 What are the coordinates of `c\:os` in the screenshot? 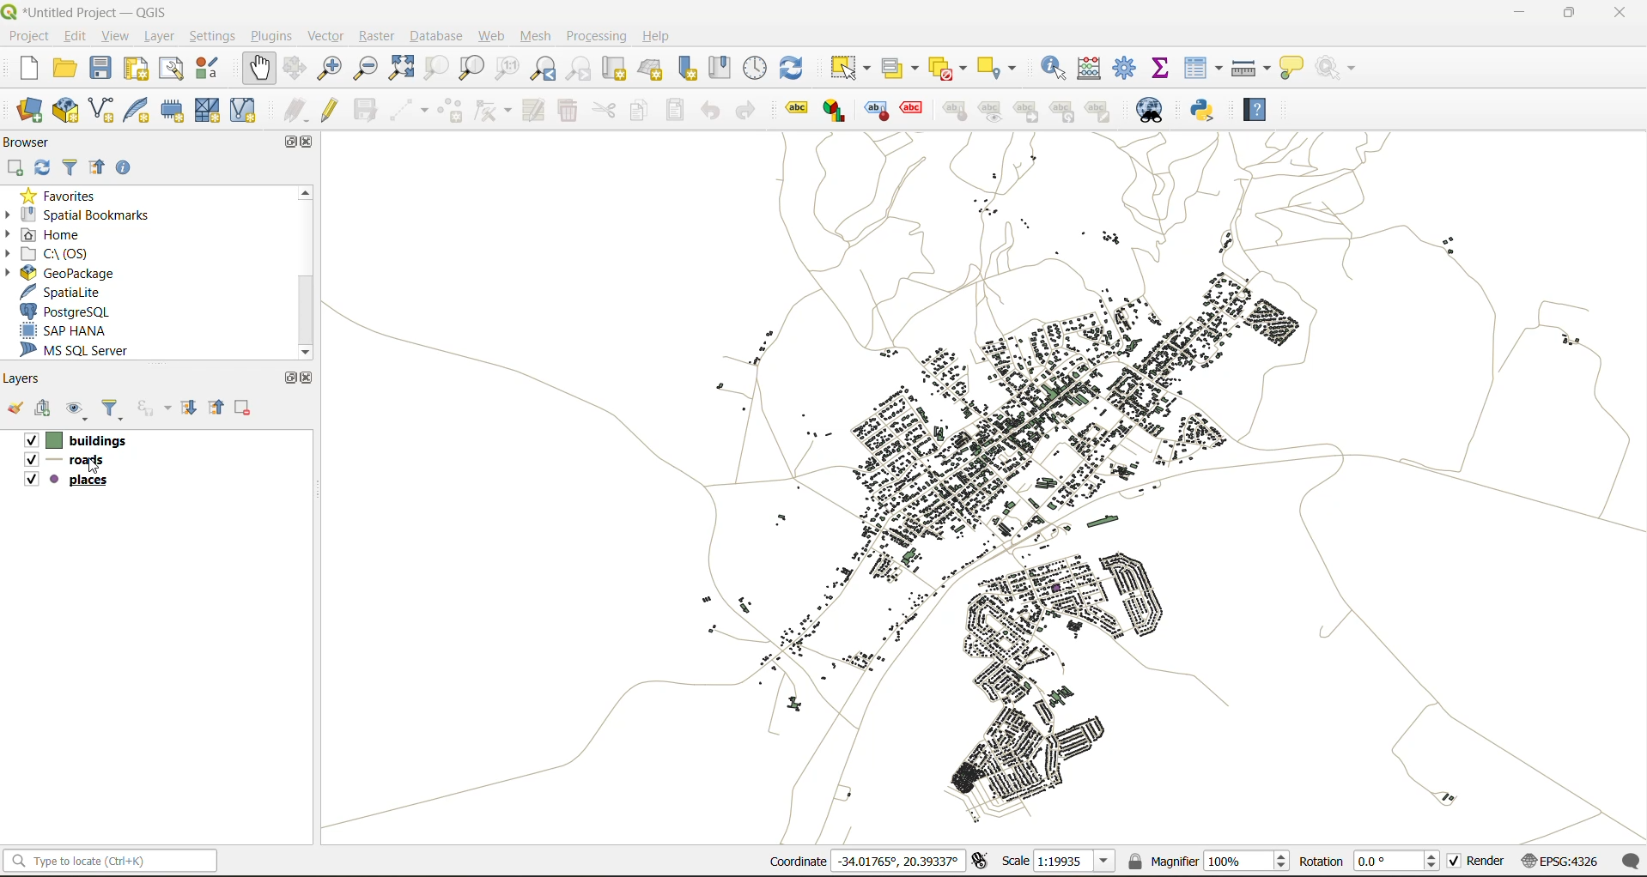 It's located at (57, 255).